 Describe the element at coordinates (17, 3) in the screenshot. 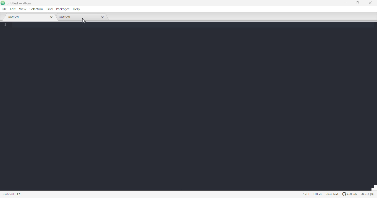

I see `untitled — Atom` at that location.